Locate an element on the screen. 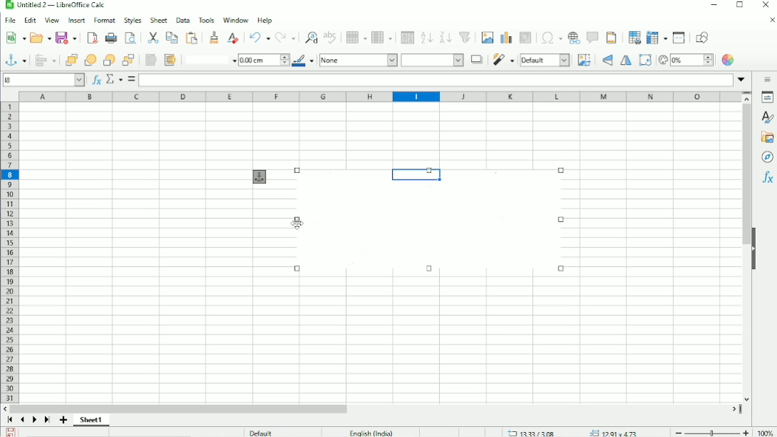 The image size is (777, 437). Clone formatting is located at coordinates (215, 37).